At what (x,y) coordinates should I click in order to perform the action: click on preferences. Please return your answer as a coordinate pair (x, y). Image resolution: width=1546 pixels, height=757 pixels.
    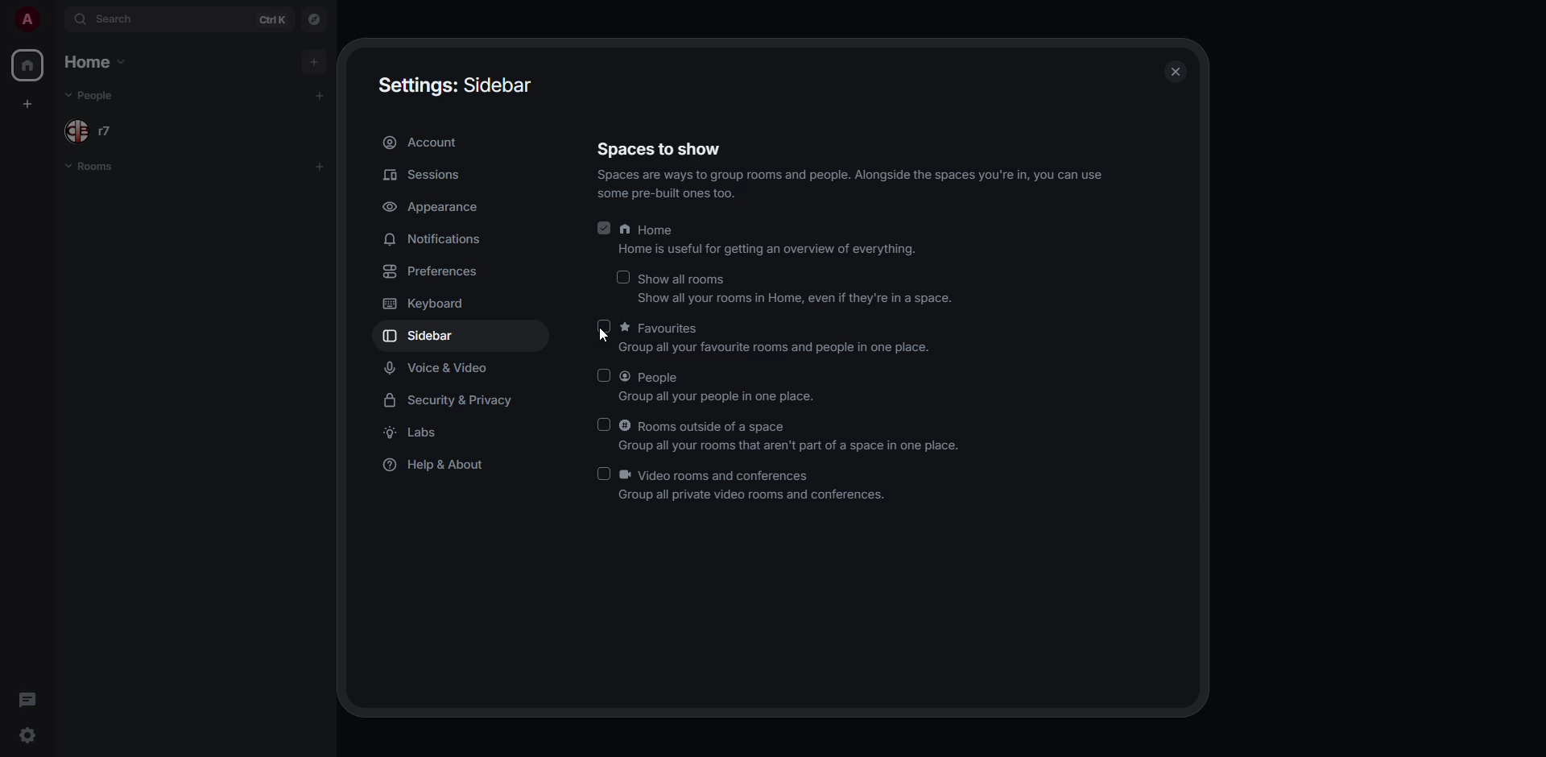
    Looking at the image, I should click on (436, 271).